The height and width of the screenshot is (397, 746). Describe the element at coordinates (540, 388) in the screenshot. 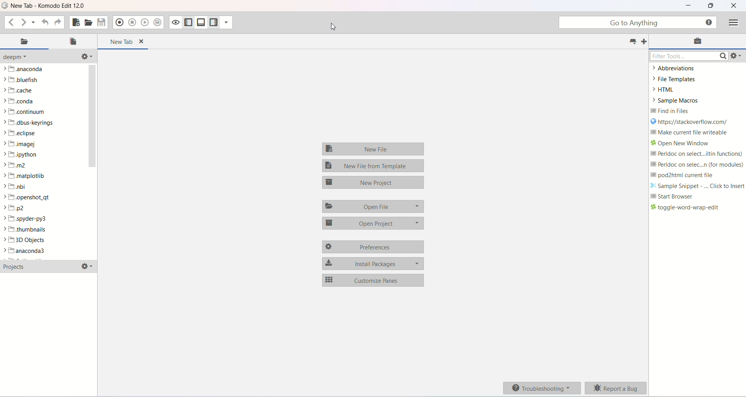

I see `troubleshooting` at that location.